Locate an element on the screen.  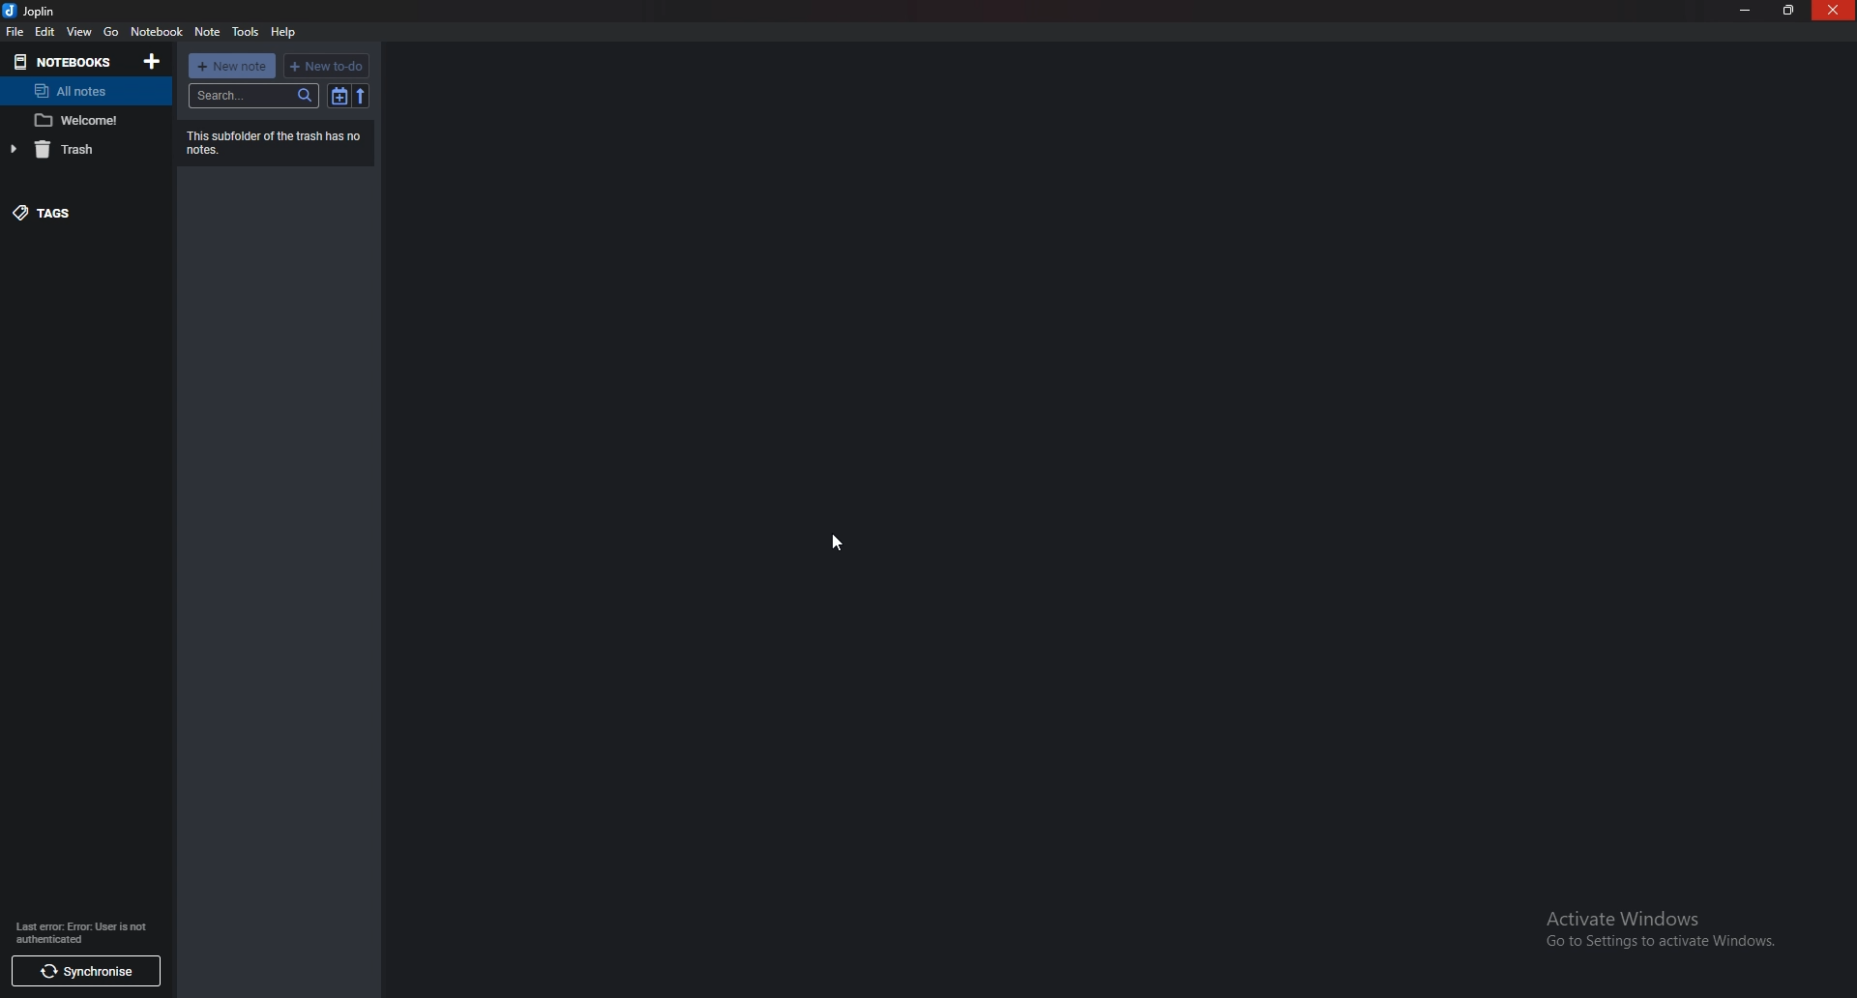
cursor is located at coordinates (832, 545).